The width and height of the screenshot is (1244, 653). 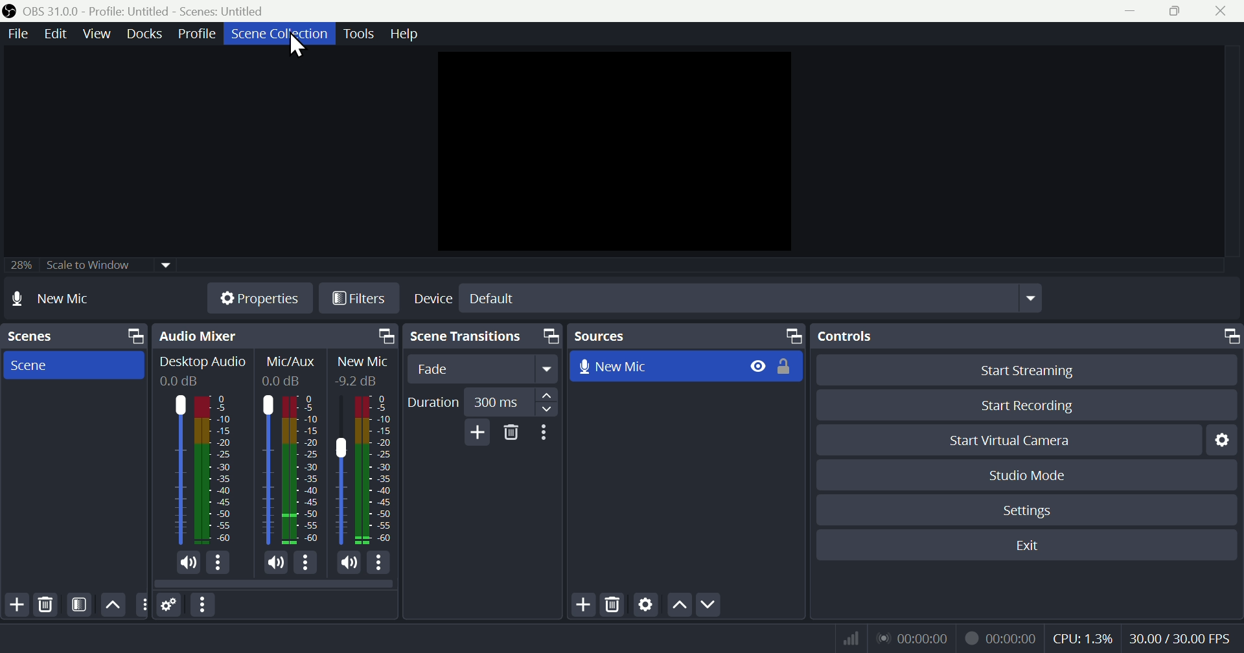 I want to click on Duration 300 millisecond , so click(x=479, y=400).